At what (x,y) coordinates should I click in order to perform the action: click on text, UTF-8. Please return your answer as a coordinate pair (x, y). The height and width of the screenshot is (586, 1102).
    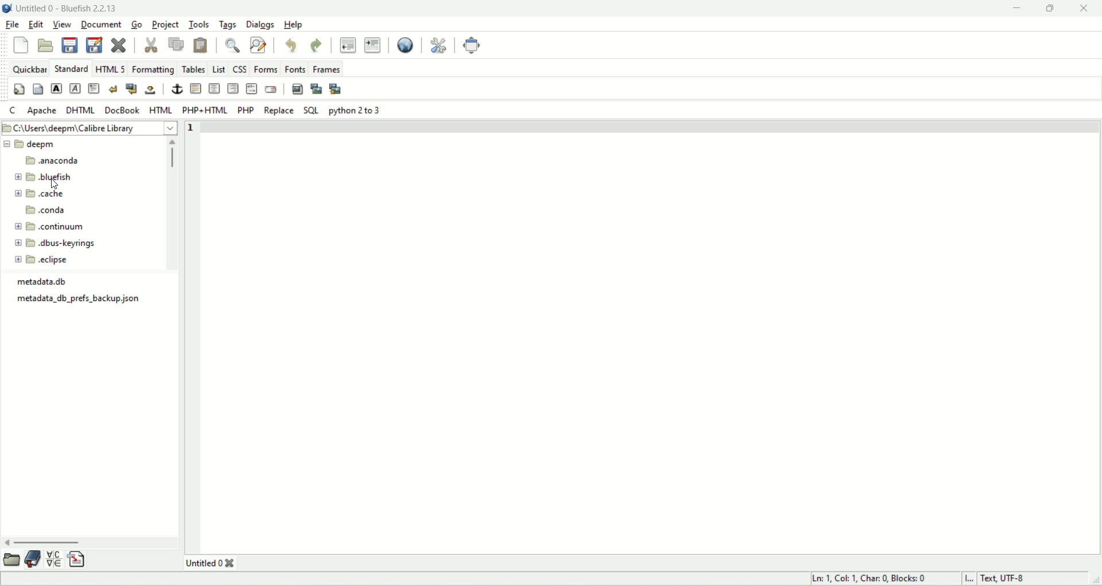
    Looking at the image, I should click on (1010, 579).